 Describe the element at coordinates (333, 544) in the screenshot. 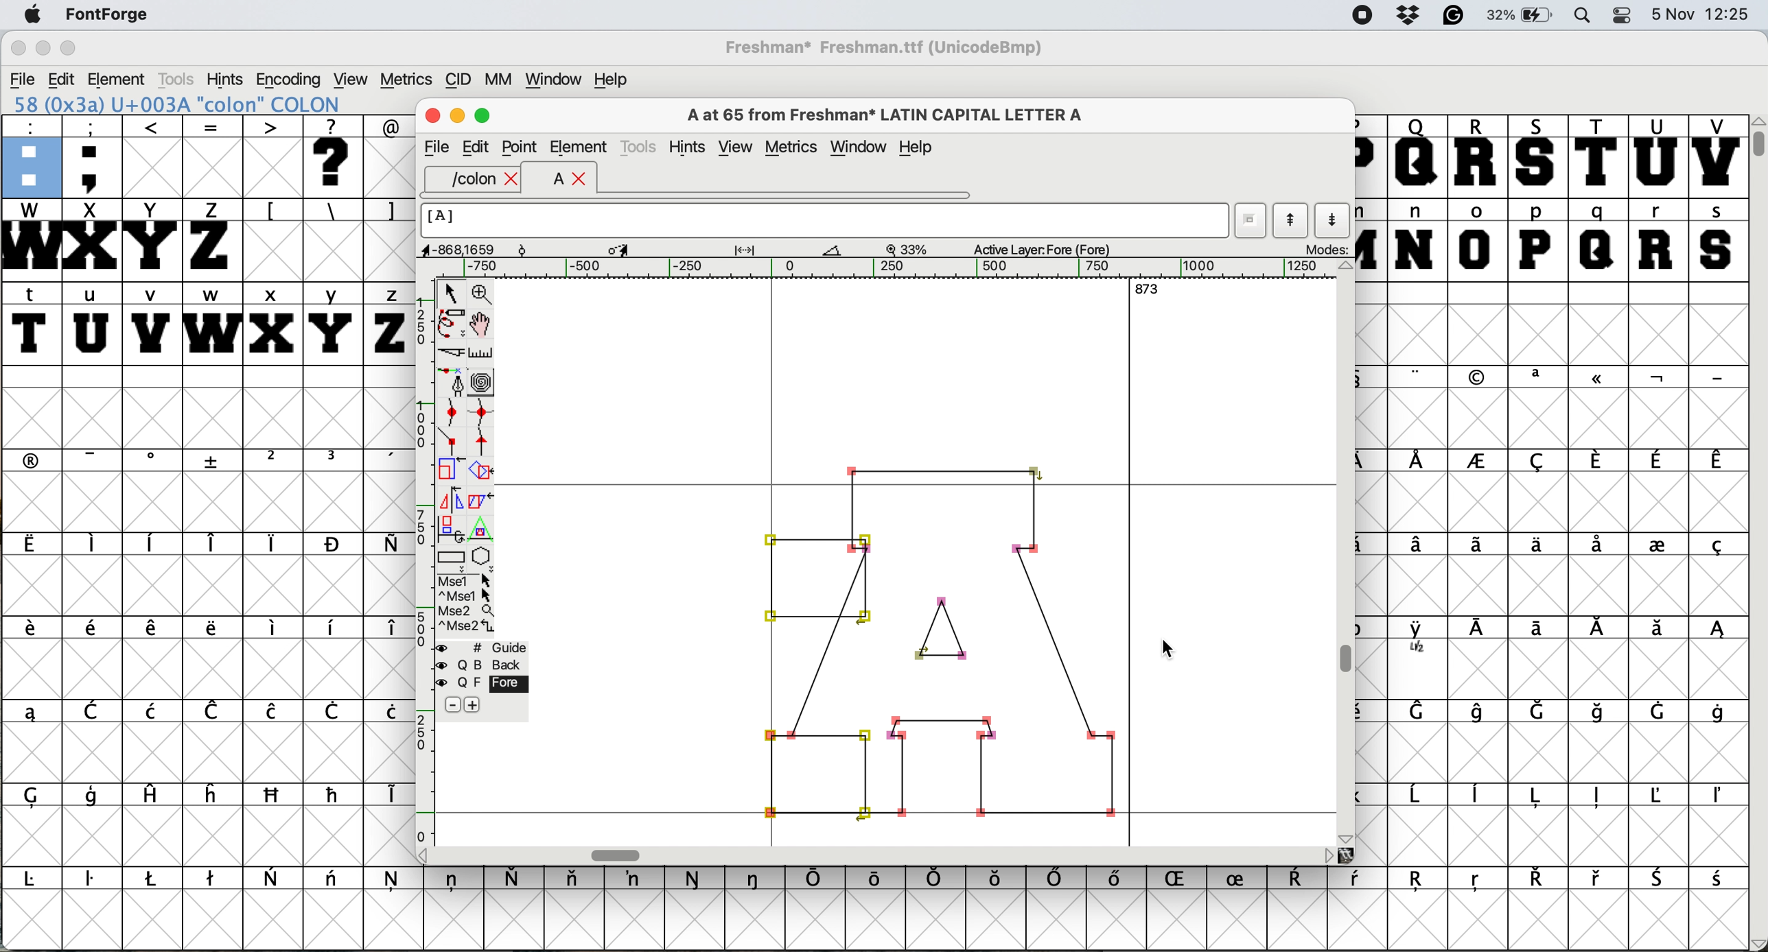

I see `symbol` at that location.